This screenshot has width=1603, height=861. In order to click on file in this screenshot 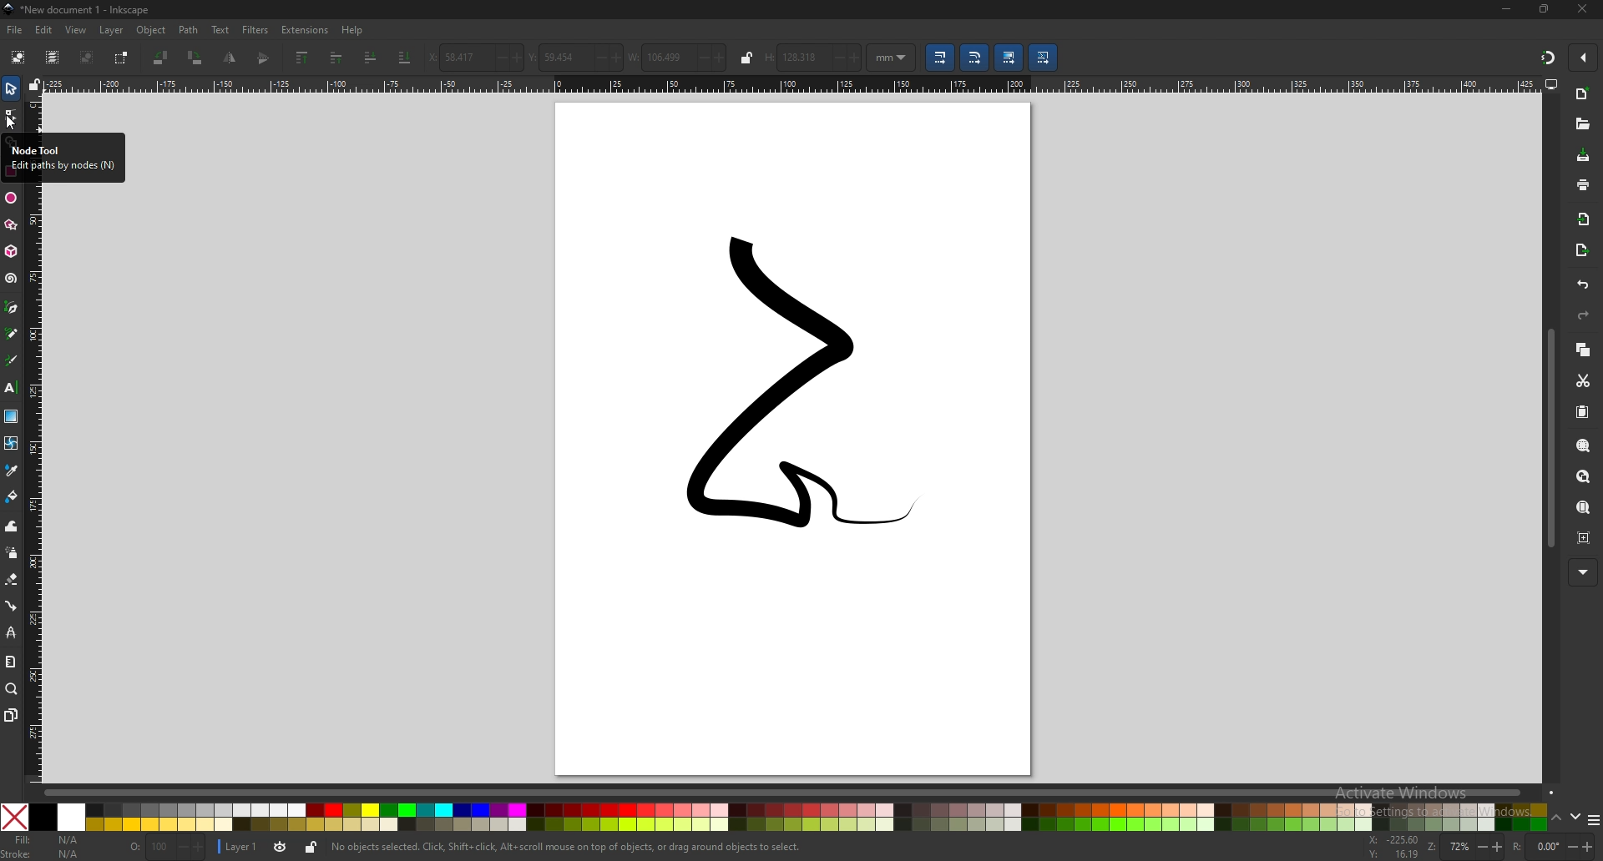, I will do `click(17, 30)`.